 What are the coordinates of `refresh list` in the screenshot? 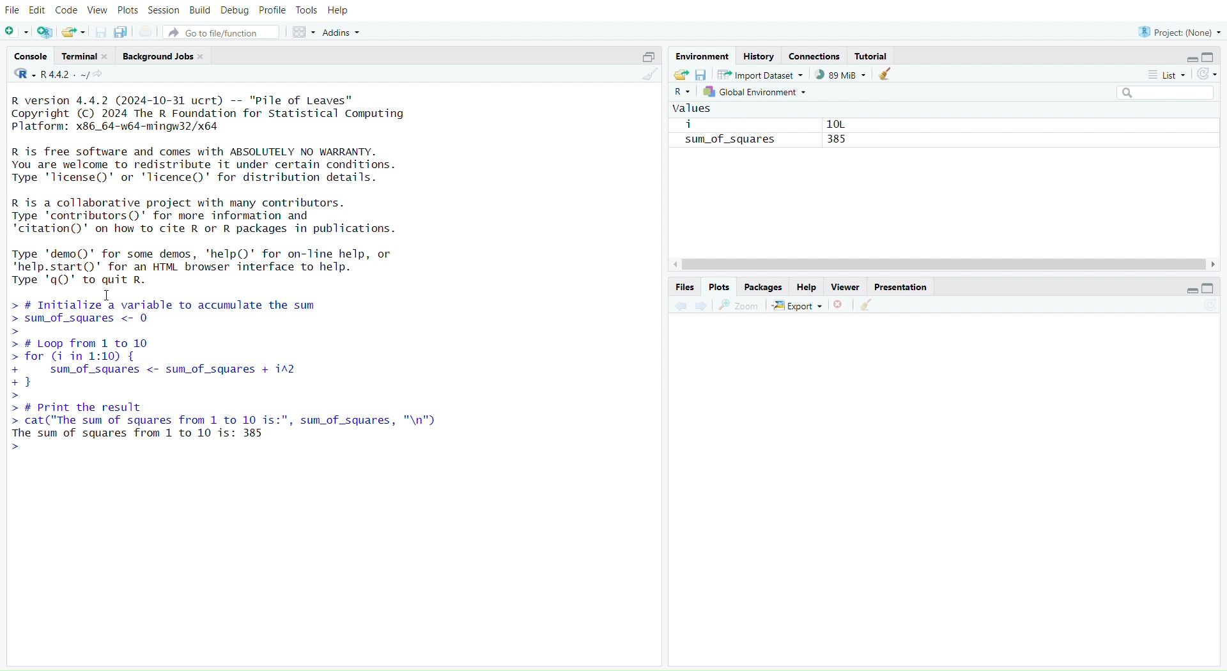 It's located at (1207, 73).